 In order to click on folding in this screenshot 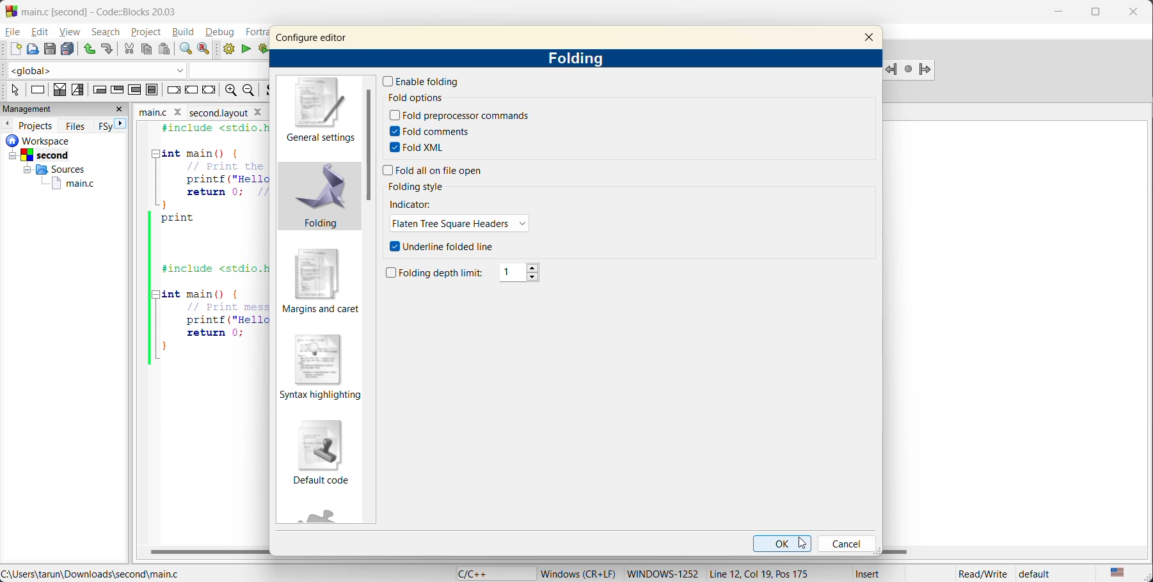, I will do `click(580, 60)`.